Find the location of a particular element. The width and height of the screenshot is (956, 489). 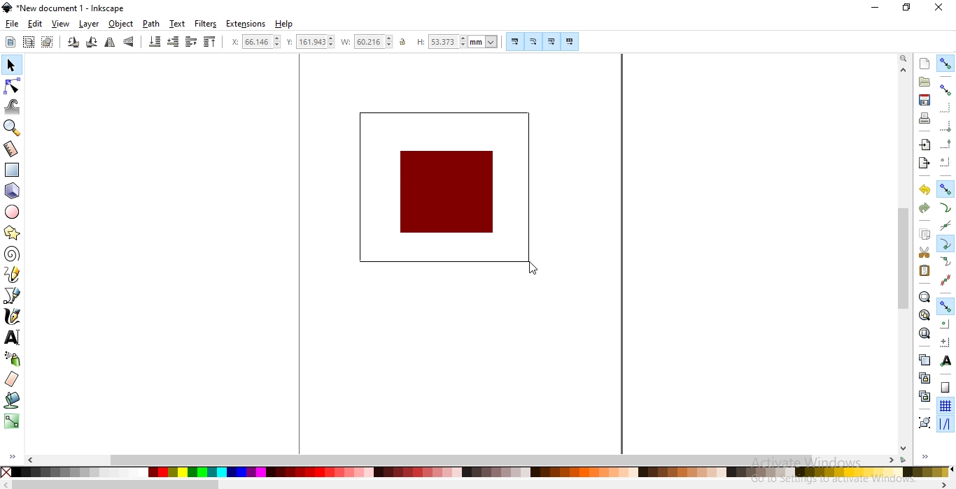

snap bounding box corners is located at coordinates (946, 128).